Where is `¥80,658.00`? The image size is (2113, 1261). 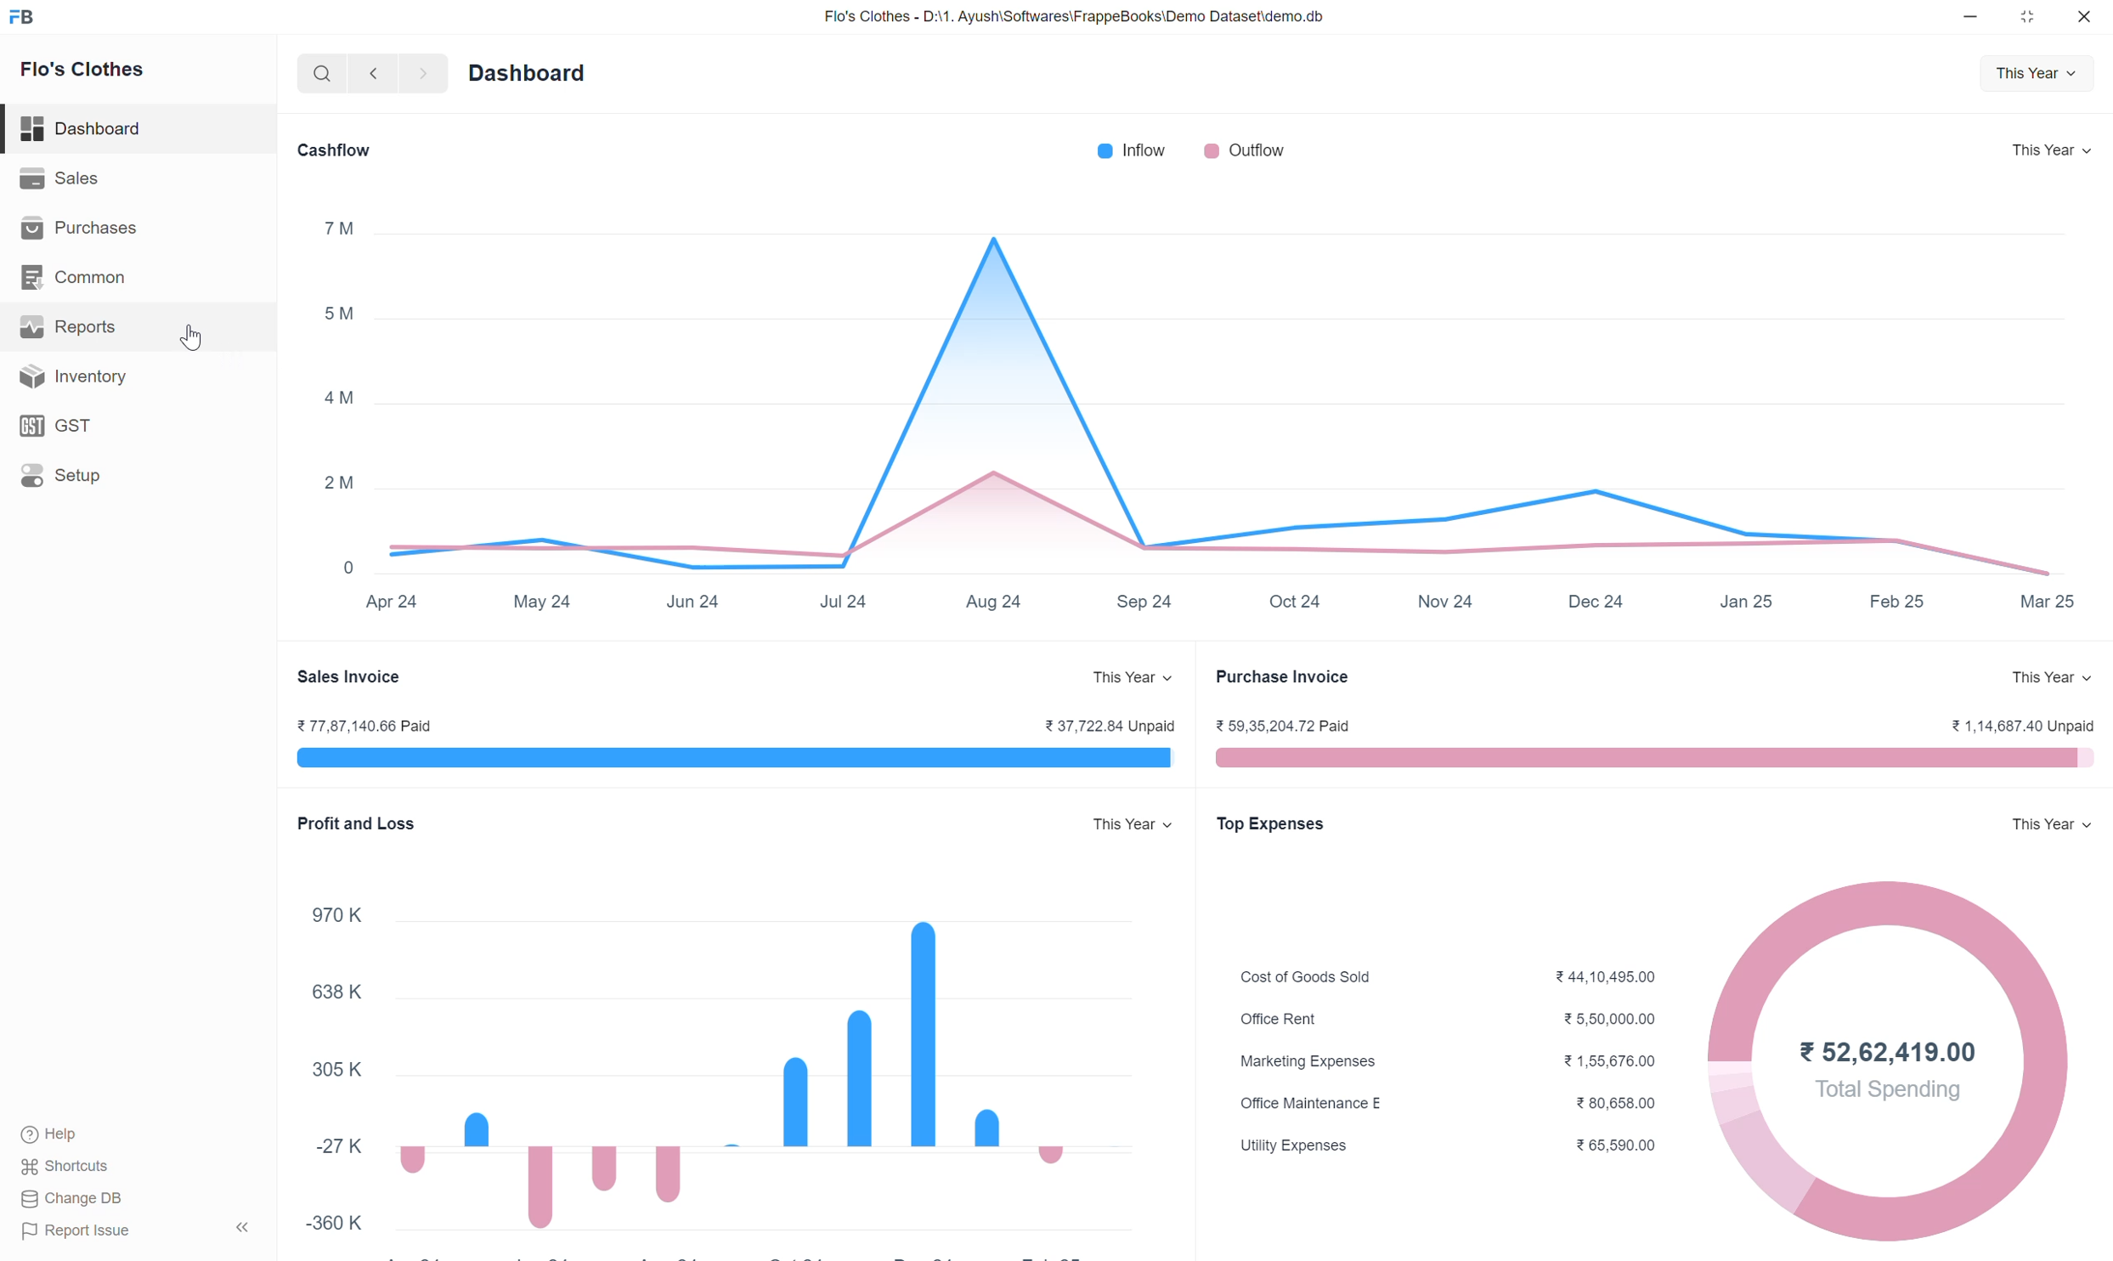 ¥80,658.00 is located at coordinates (1614, 1103).